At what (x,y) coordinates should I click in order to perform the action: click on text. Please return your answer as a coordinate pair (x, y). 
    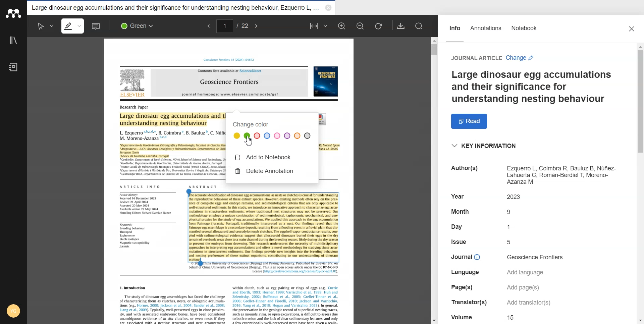
    Looking at the image, I should click on (460, 227).